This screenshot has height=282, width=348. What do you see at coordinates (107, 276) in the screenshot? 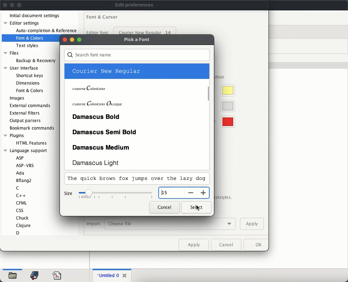
I see `untitled` at bounding box center [107, 276].